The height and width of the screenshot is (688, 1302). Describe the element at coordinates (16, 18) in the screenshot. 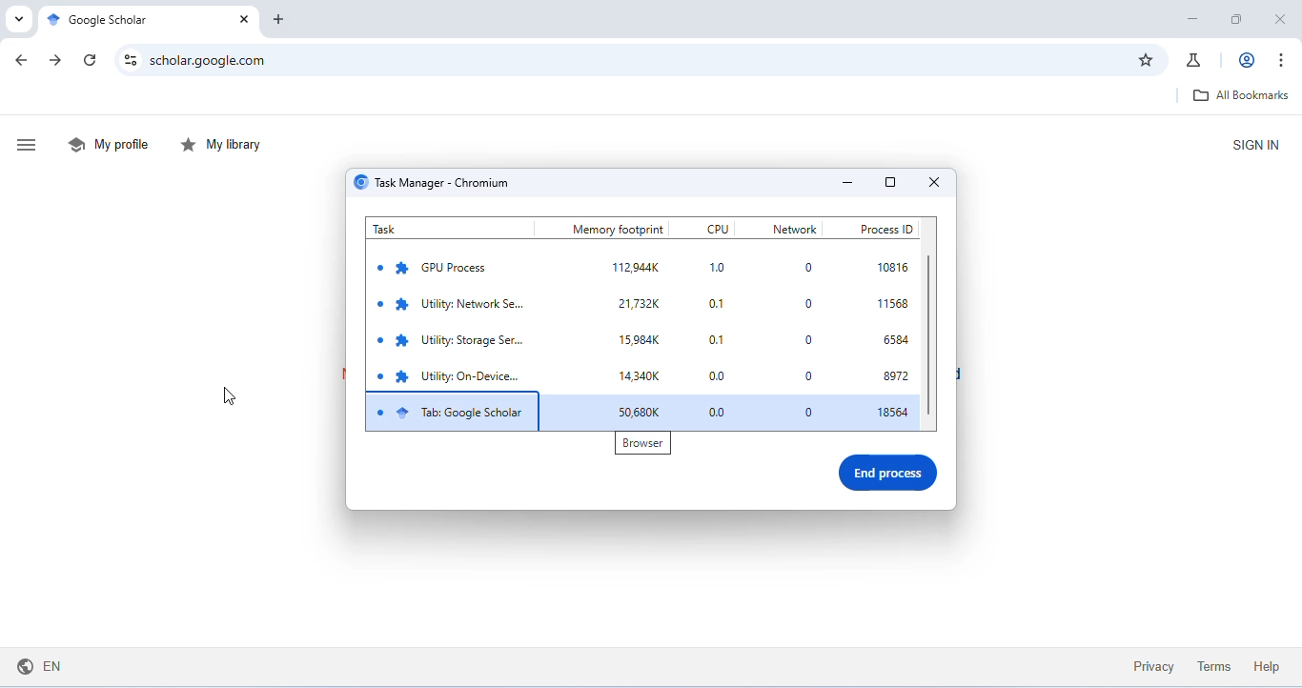

I see `search tabs` at that location.